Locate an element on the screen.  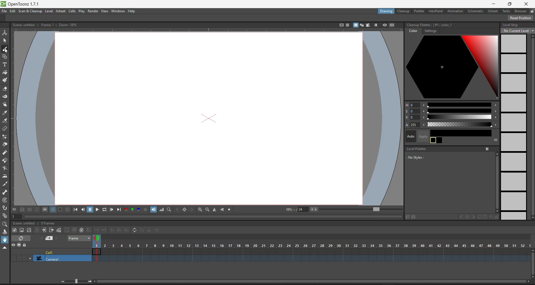
view is located at coordinates (106, 11).